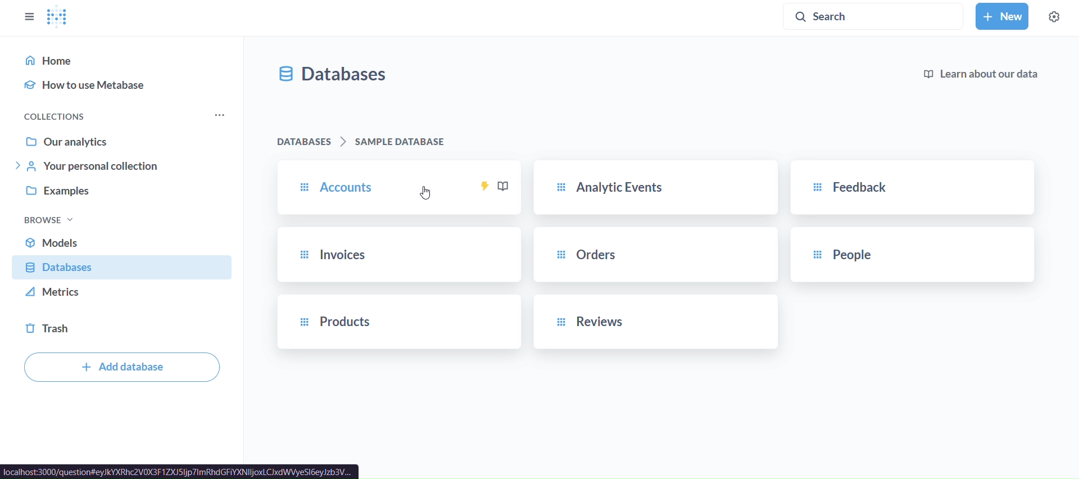 This screenshot has width=1079, height=479. What do you see at coordinates (122, 296) in the screenshot?
I see `metrics` at bounding box center [122, 296].